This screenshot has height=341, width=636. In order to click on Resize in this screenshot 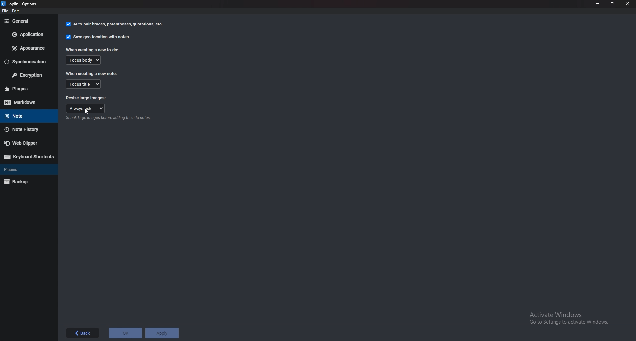, I will do `click(612, 4)`.